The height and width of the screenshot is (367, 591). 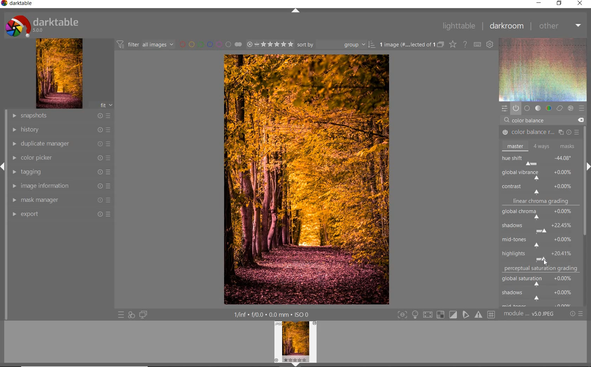 What do you see at coordinates (539, 241) in the screenshot?
I see `mid-tones` at bounding box center [539, 241].